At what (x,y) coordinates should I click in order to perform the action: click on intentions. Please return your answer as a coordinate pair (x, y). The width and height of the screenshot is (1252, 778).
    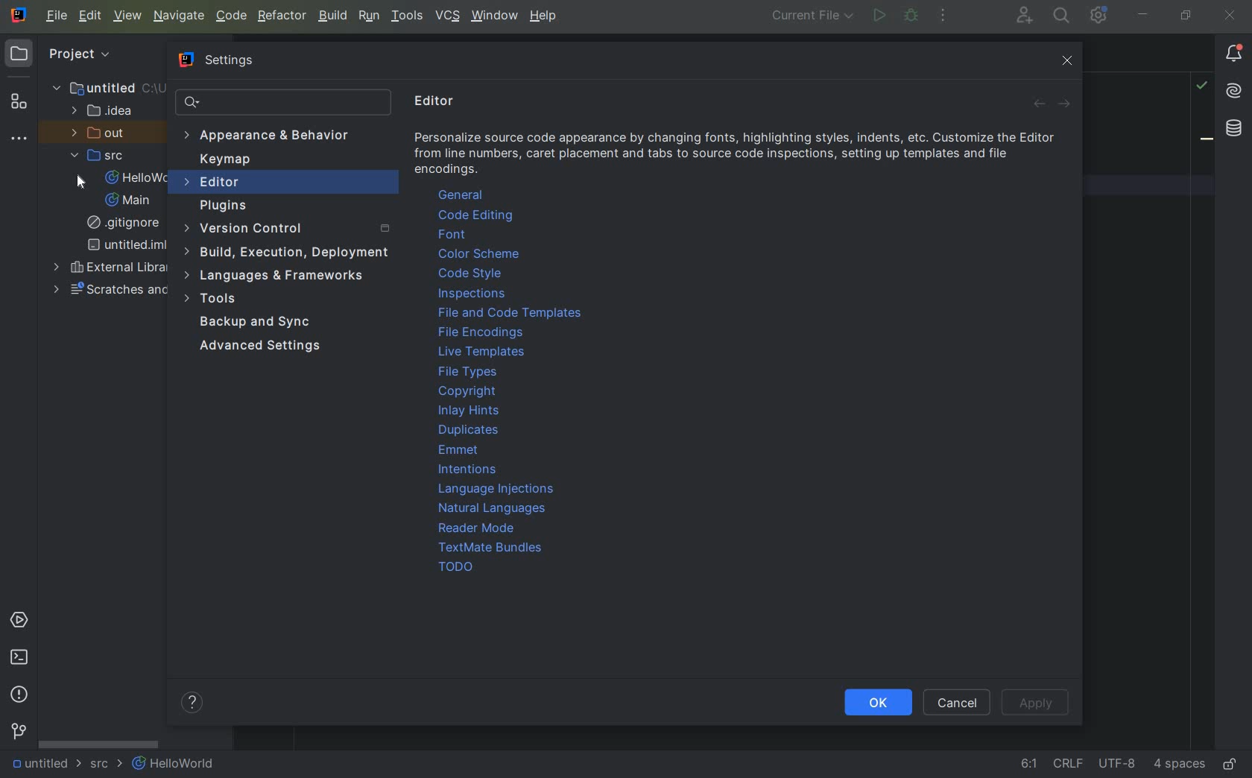
    Looking at the image, I should click on (467, 471).